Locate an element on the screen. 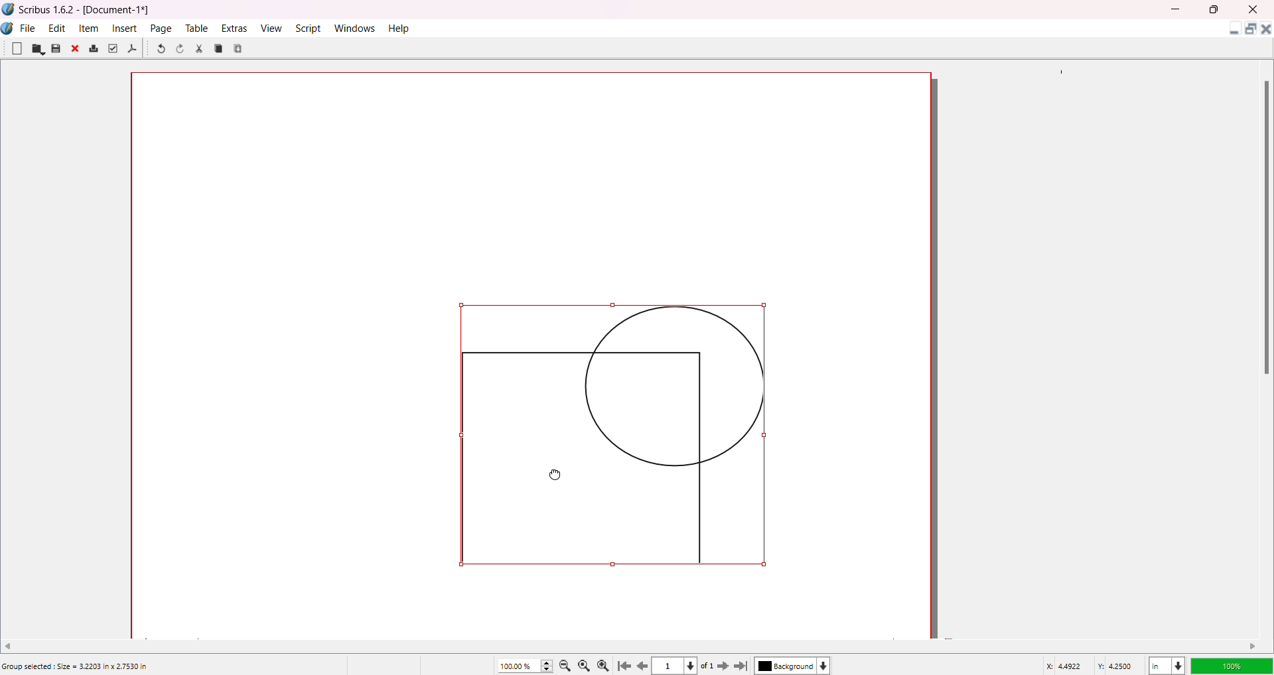  Move right is located at coordinates (1253, 646).